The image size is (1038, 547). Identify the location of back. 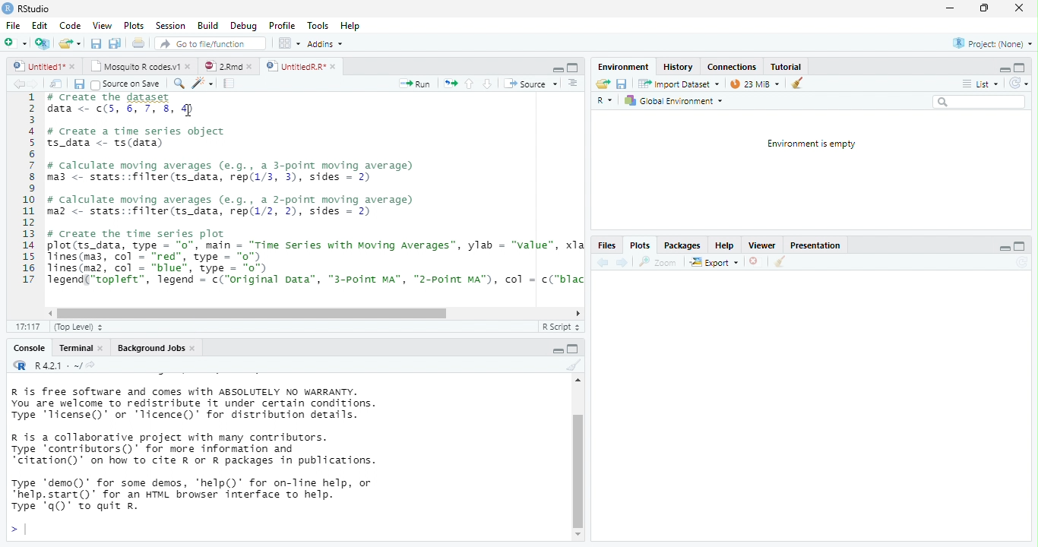
(18, 84).